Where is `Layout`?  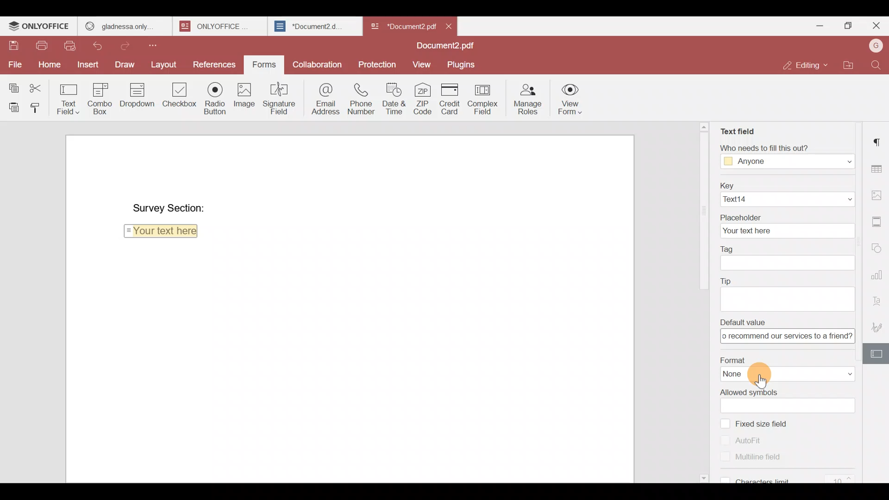 Layout is located at coordinates (164, 62).